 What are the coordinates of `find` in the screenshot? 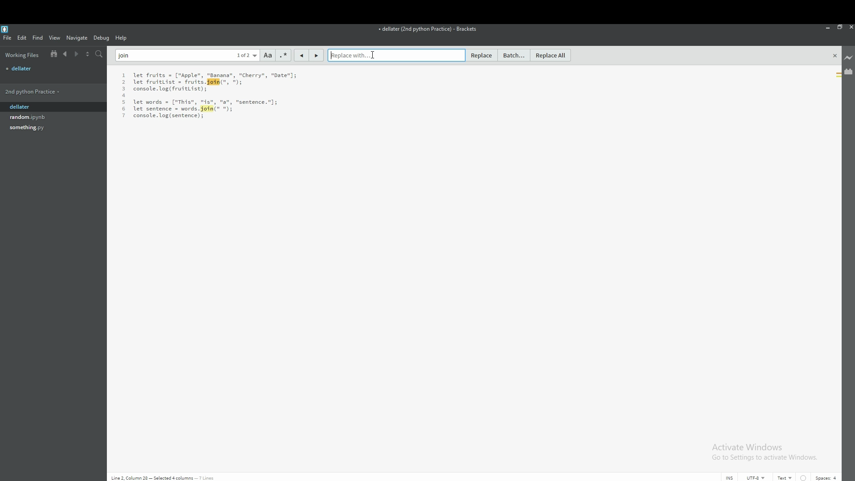 It's located at (38, 38).